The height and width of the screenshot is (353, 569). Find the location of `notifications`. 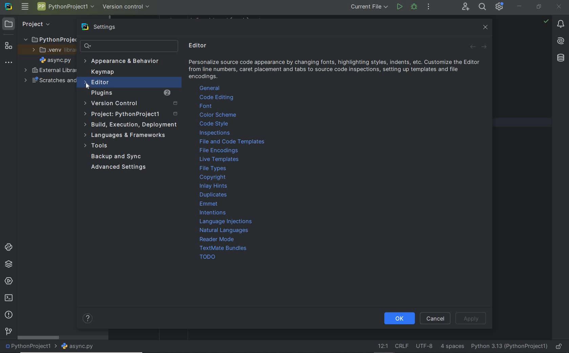

notifications is located at coordinates (561, 25).